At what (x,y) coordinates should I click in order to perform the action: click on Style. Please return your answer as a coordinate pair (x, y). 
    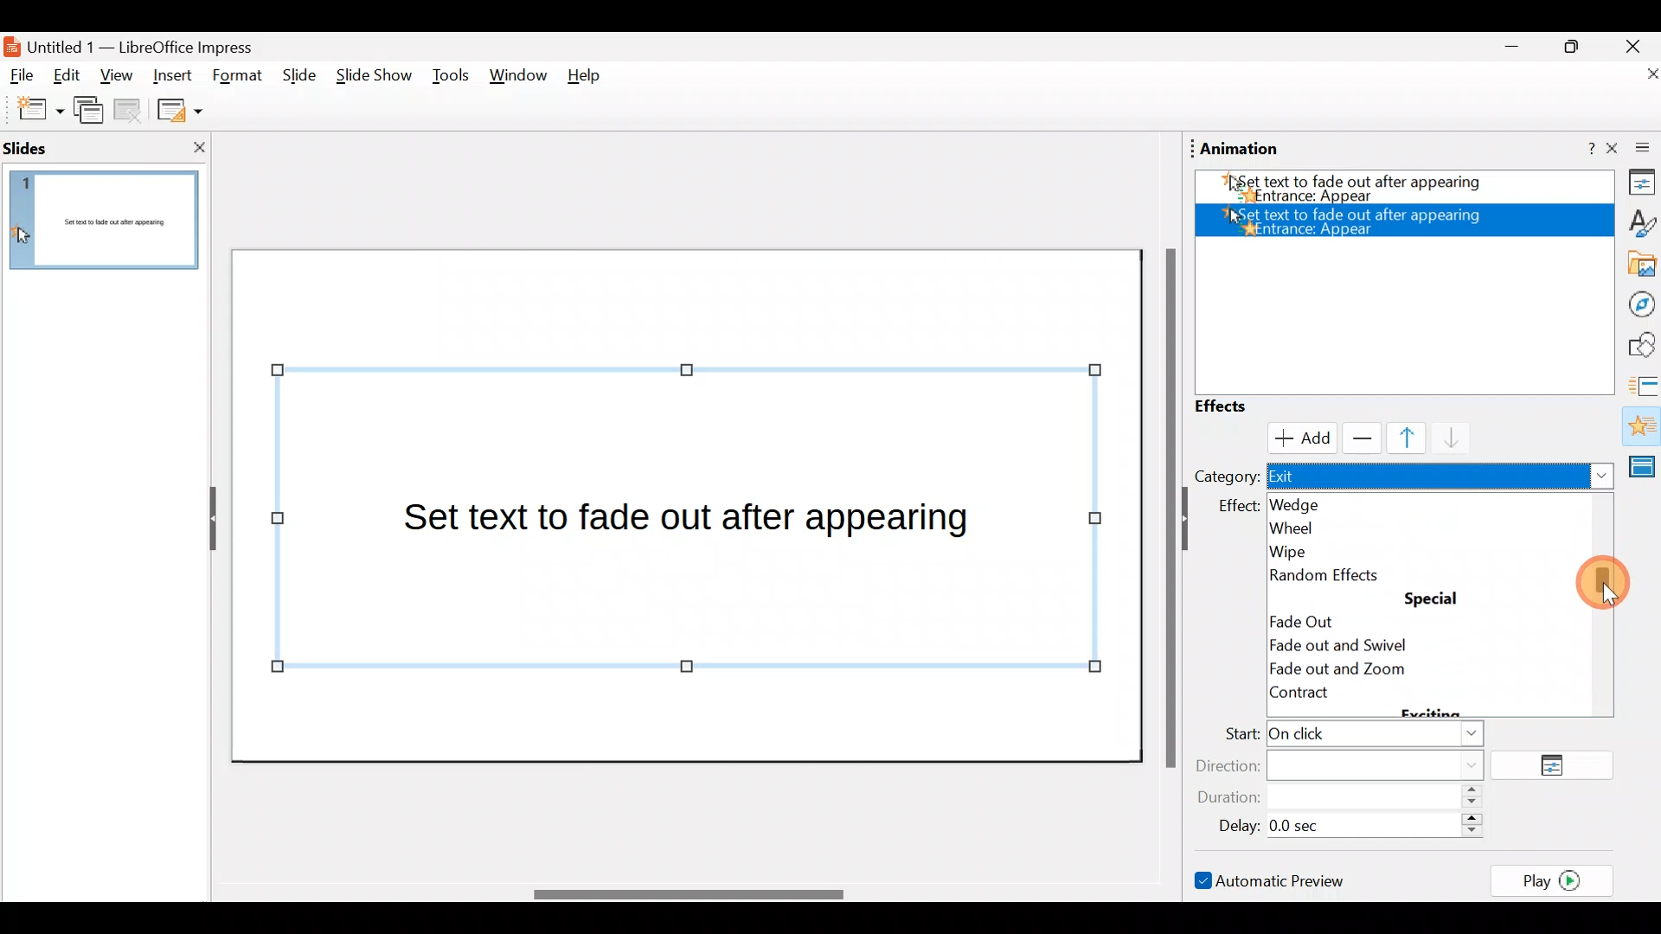
    Looking at the image, I should click on (1636, 221).